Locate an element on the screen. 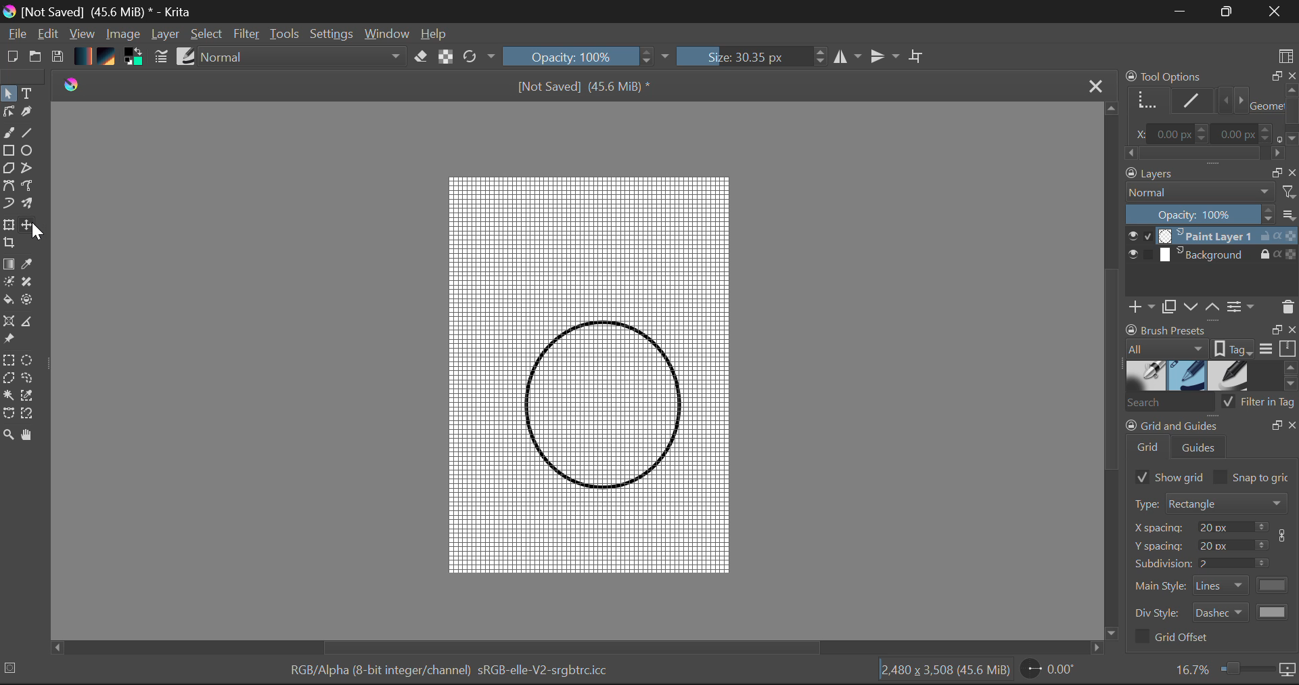  Refresh is located at coordinates (478, 58).